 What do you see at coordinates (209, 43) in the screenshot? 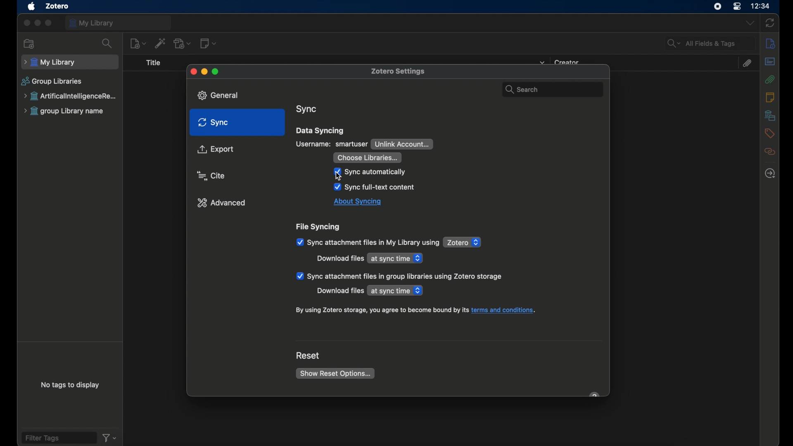
I see `new note` at bounding box center [209, 43].